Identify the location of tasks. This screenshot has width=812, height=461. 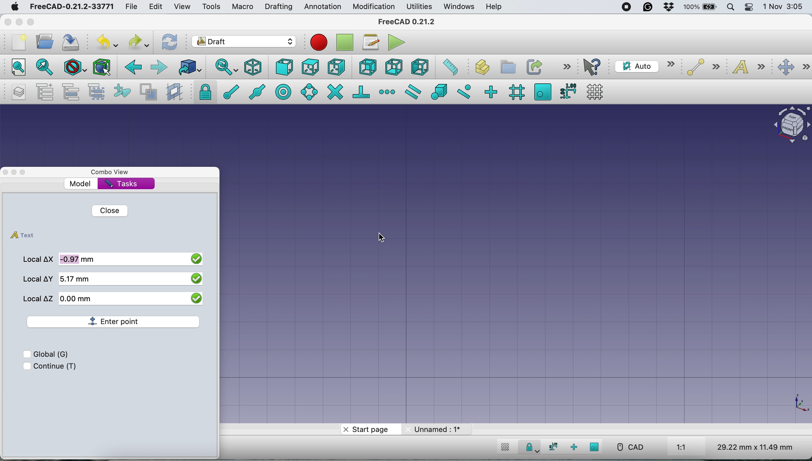
(122, 184).